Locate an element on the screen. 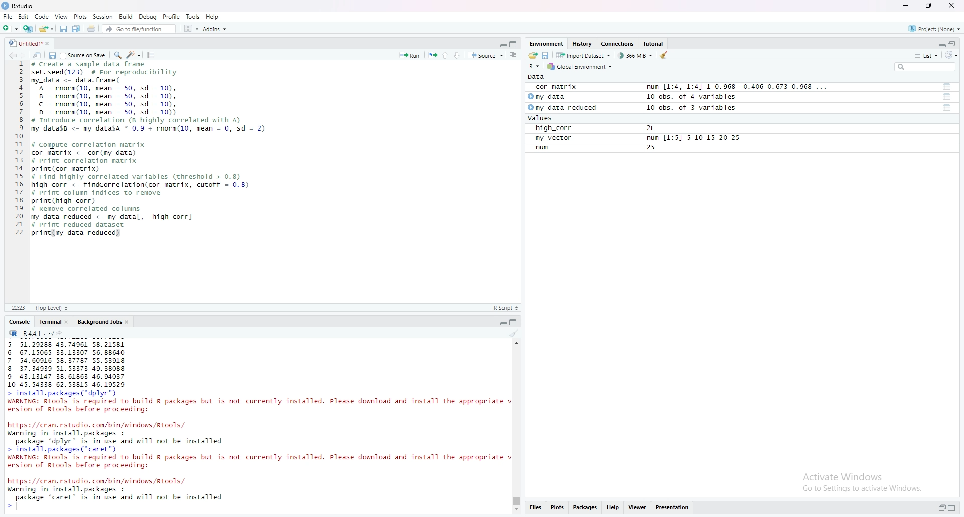  more is located at coordinates (514, 55).